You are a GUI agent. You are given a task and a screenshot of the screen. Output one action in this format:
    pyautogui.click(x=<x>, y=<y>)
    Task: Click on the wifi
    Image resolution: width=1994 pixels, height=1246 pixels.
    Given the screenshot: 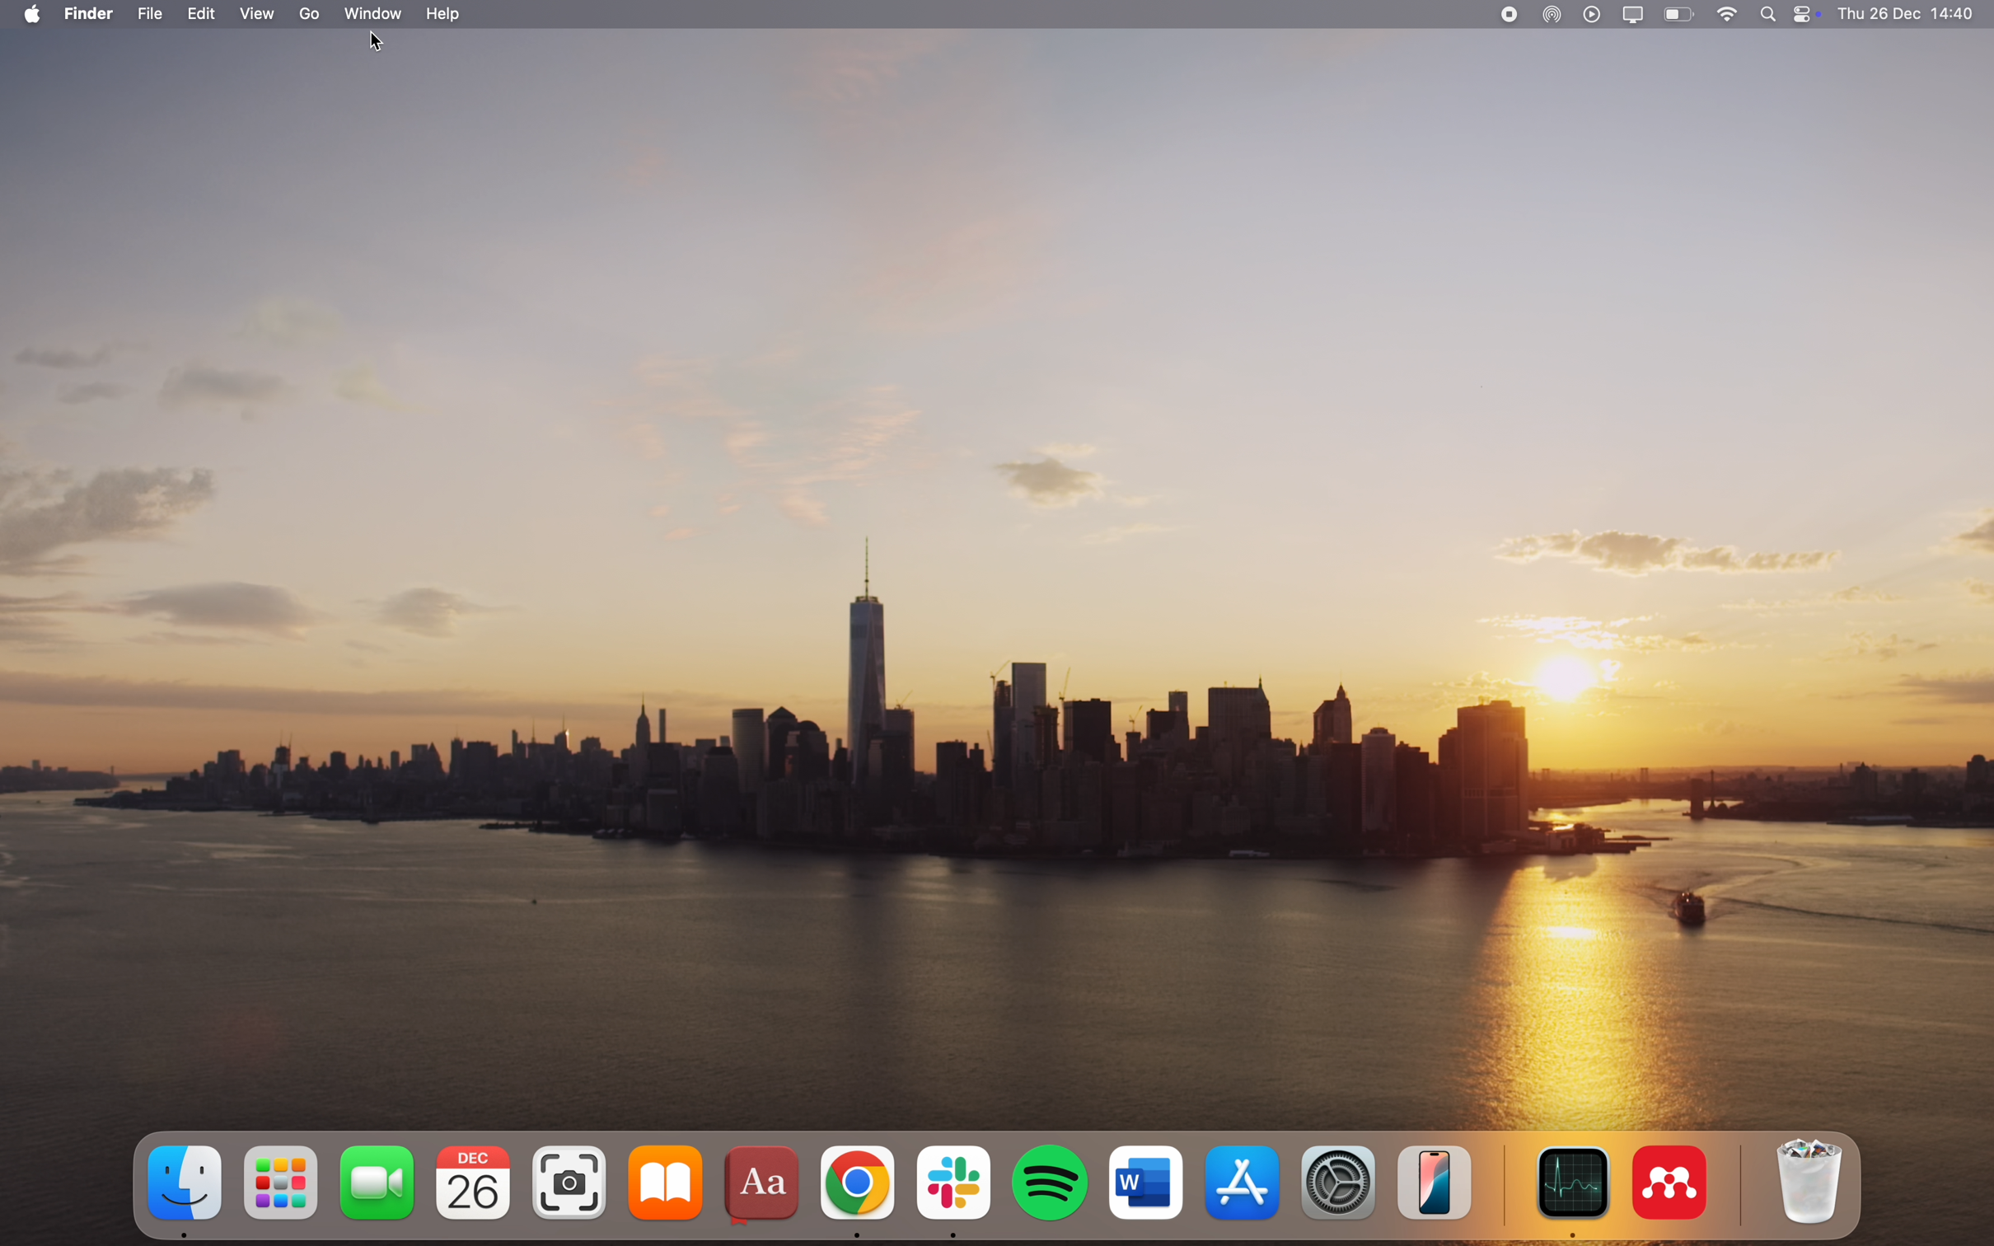 What is the action you would take?
    pyautogui.click(x=1730, y=12)
    